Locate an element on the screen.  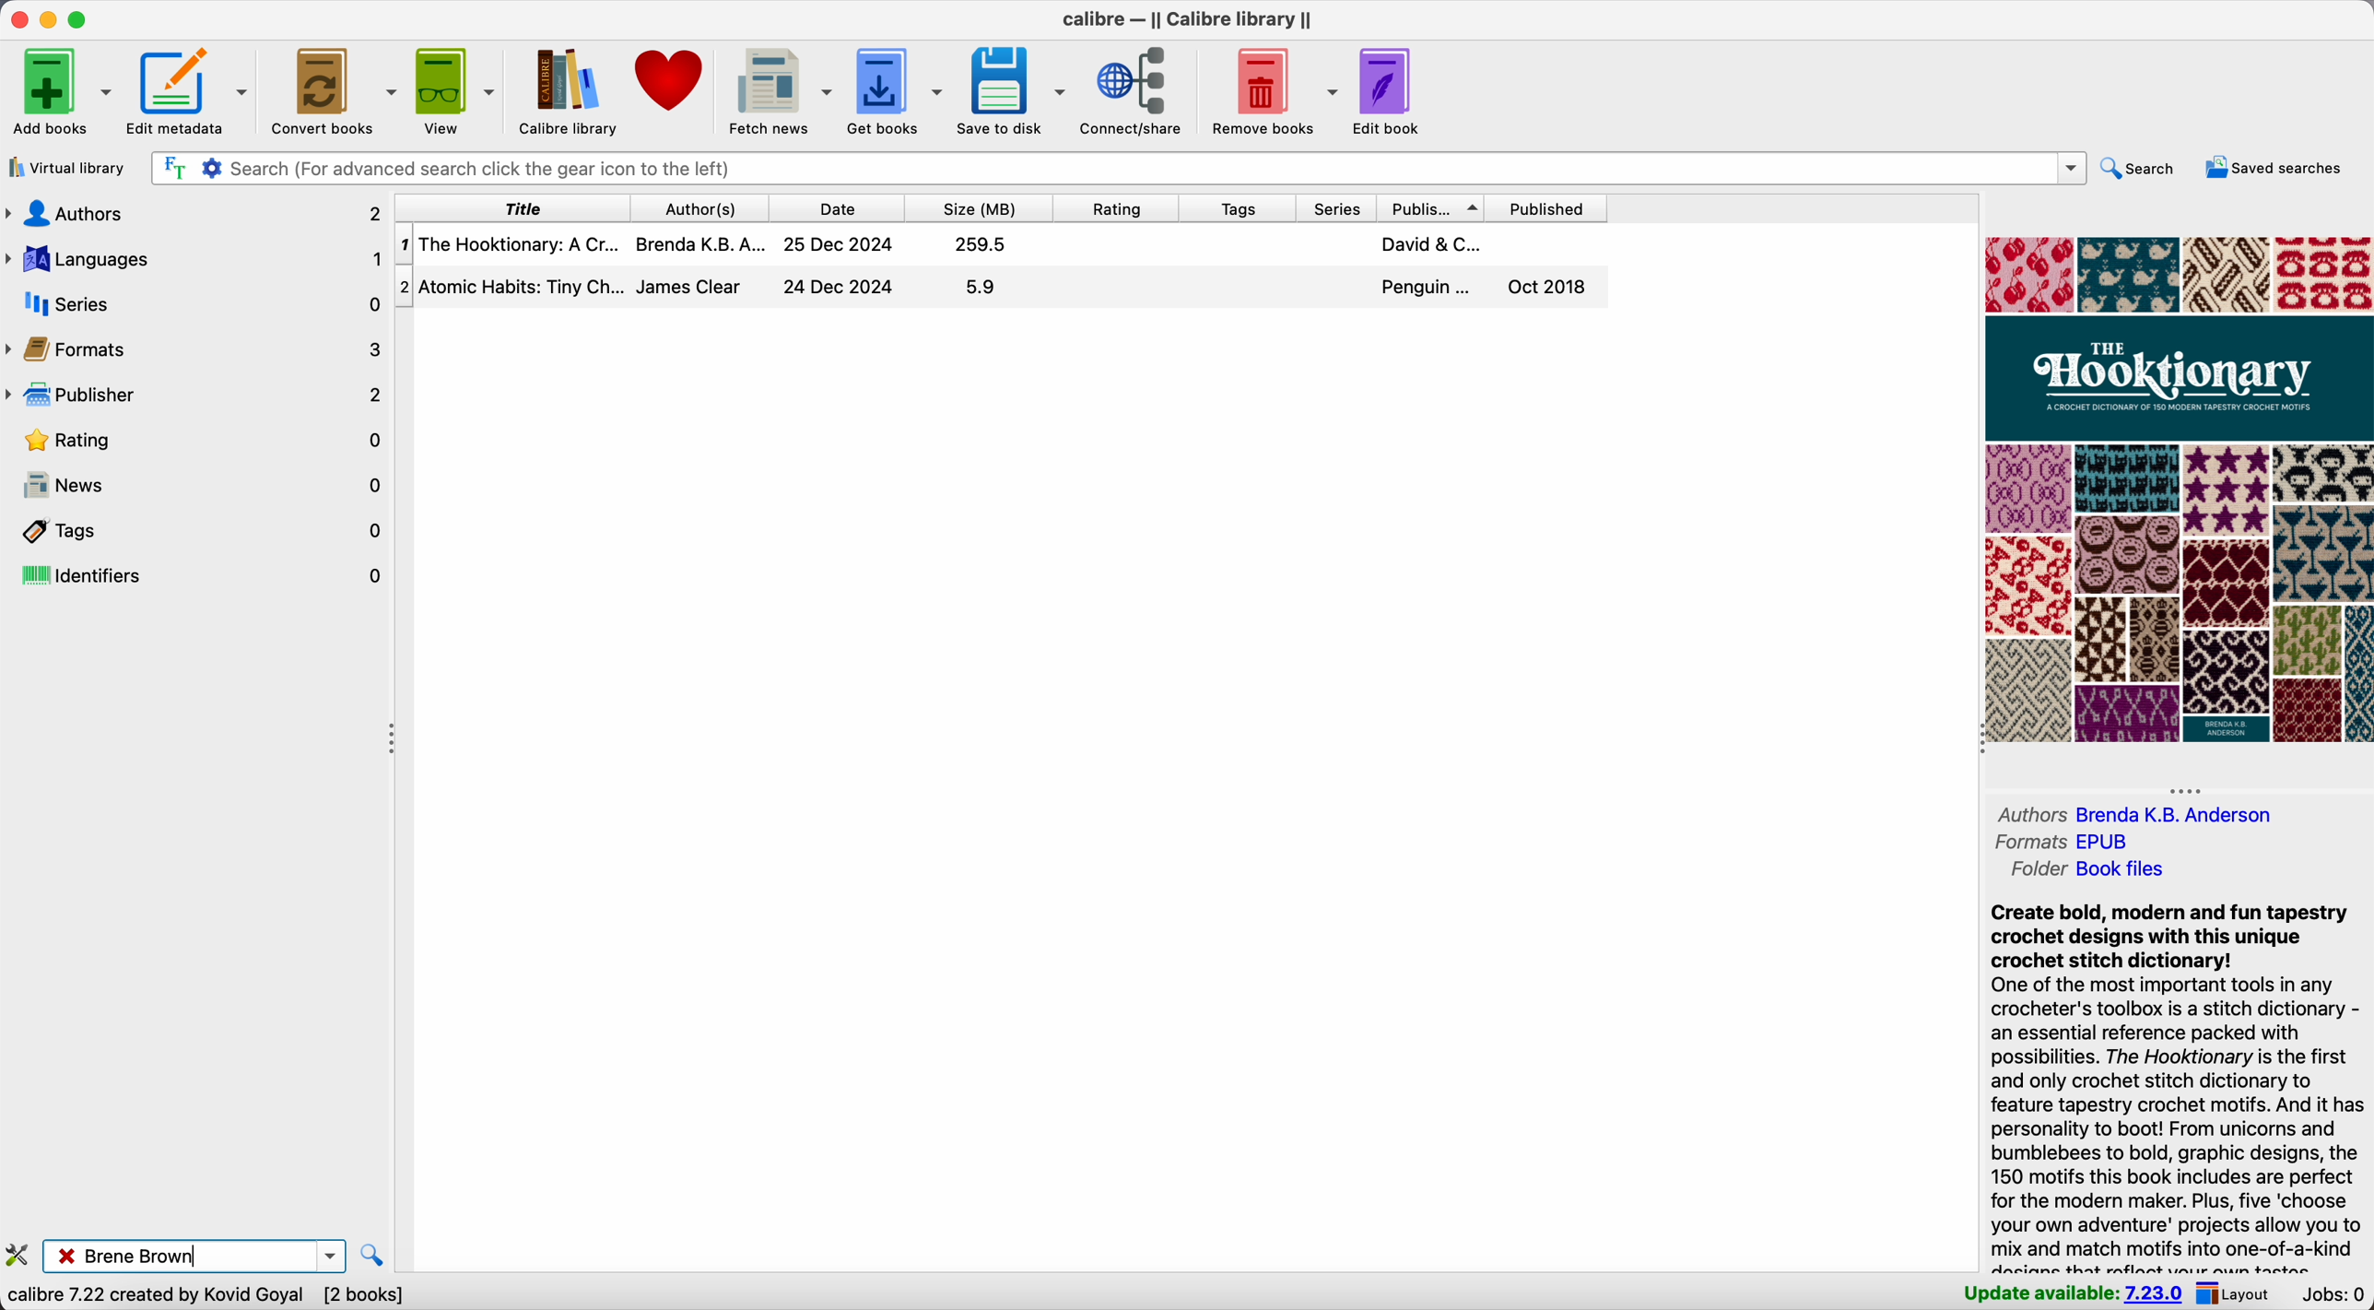
configure is located at coordinates (19, 1256).